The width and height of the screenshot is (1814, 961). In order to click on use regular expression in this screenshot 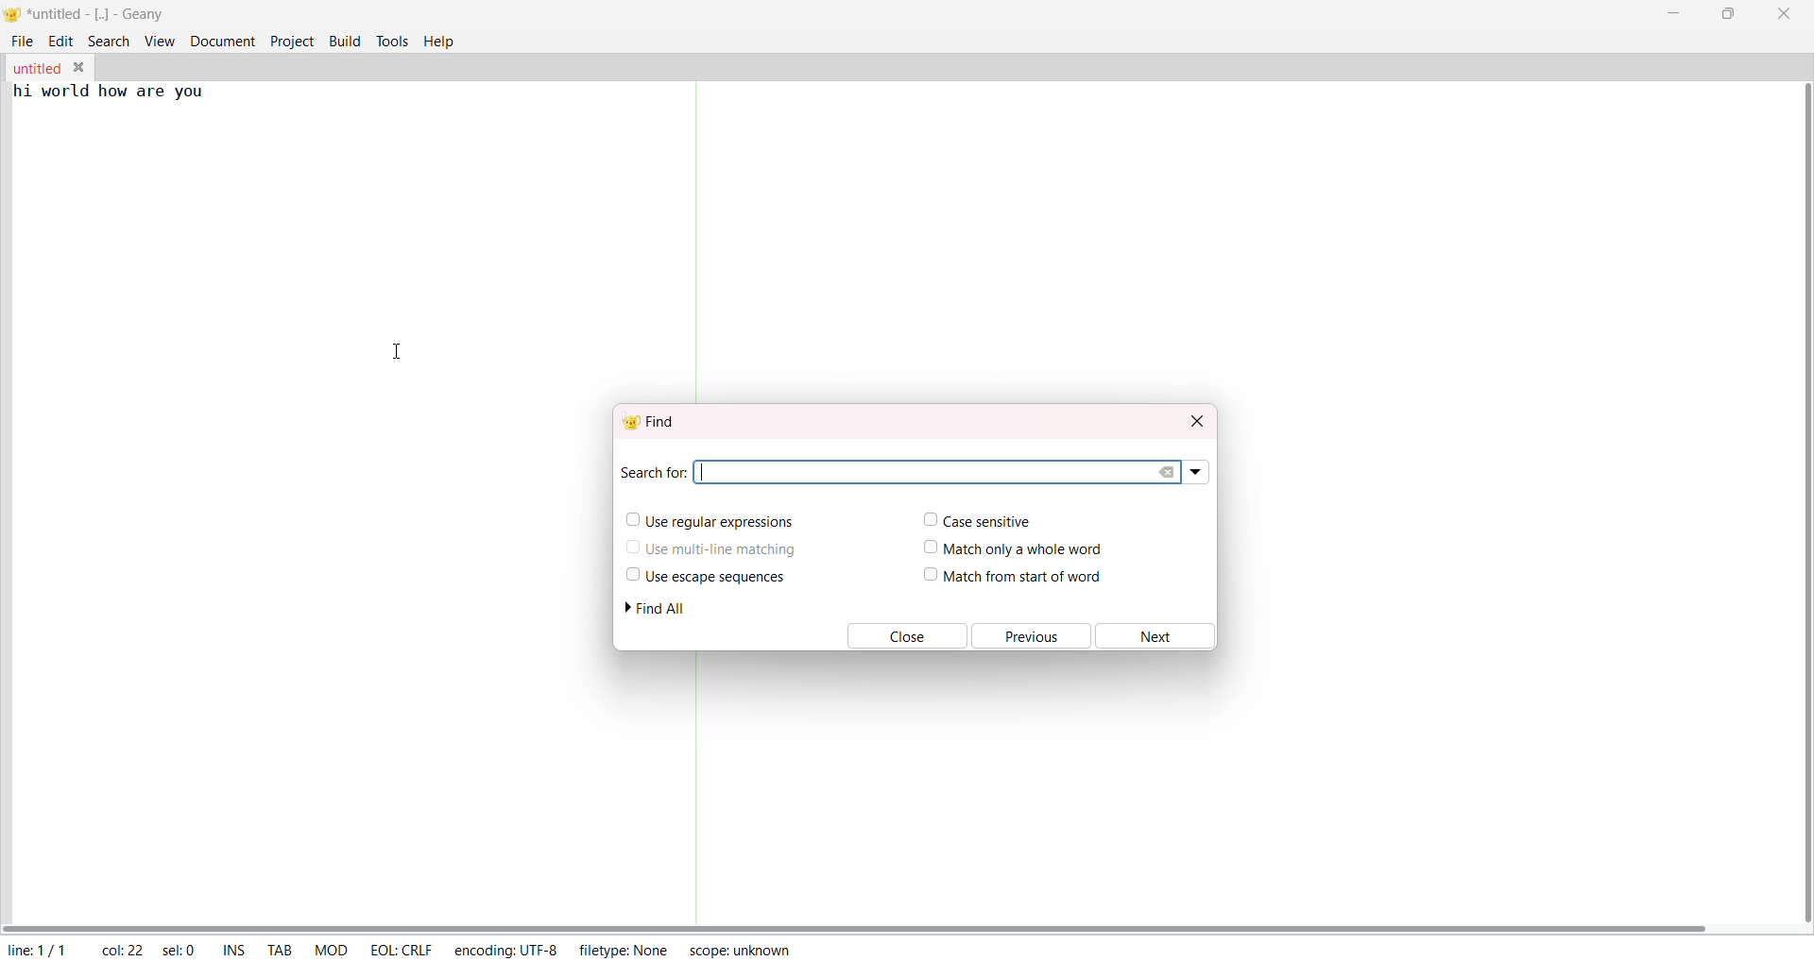, I will do `click(712, 518)`.